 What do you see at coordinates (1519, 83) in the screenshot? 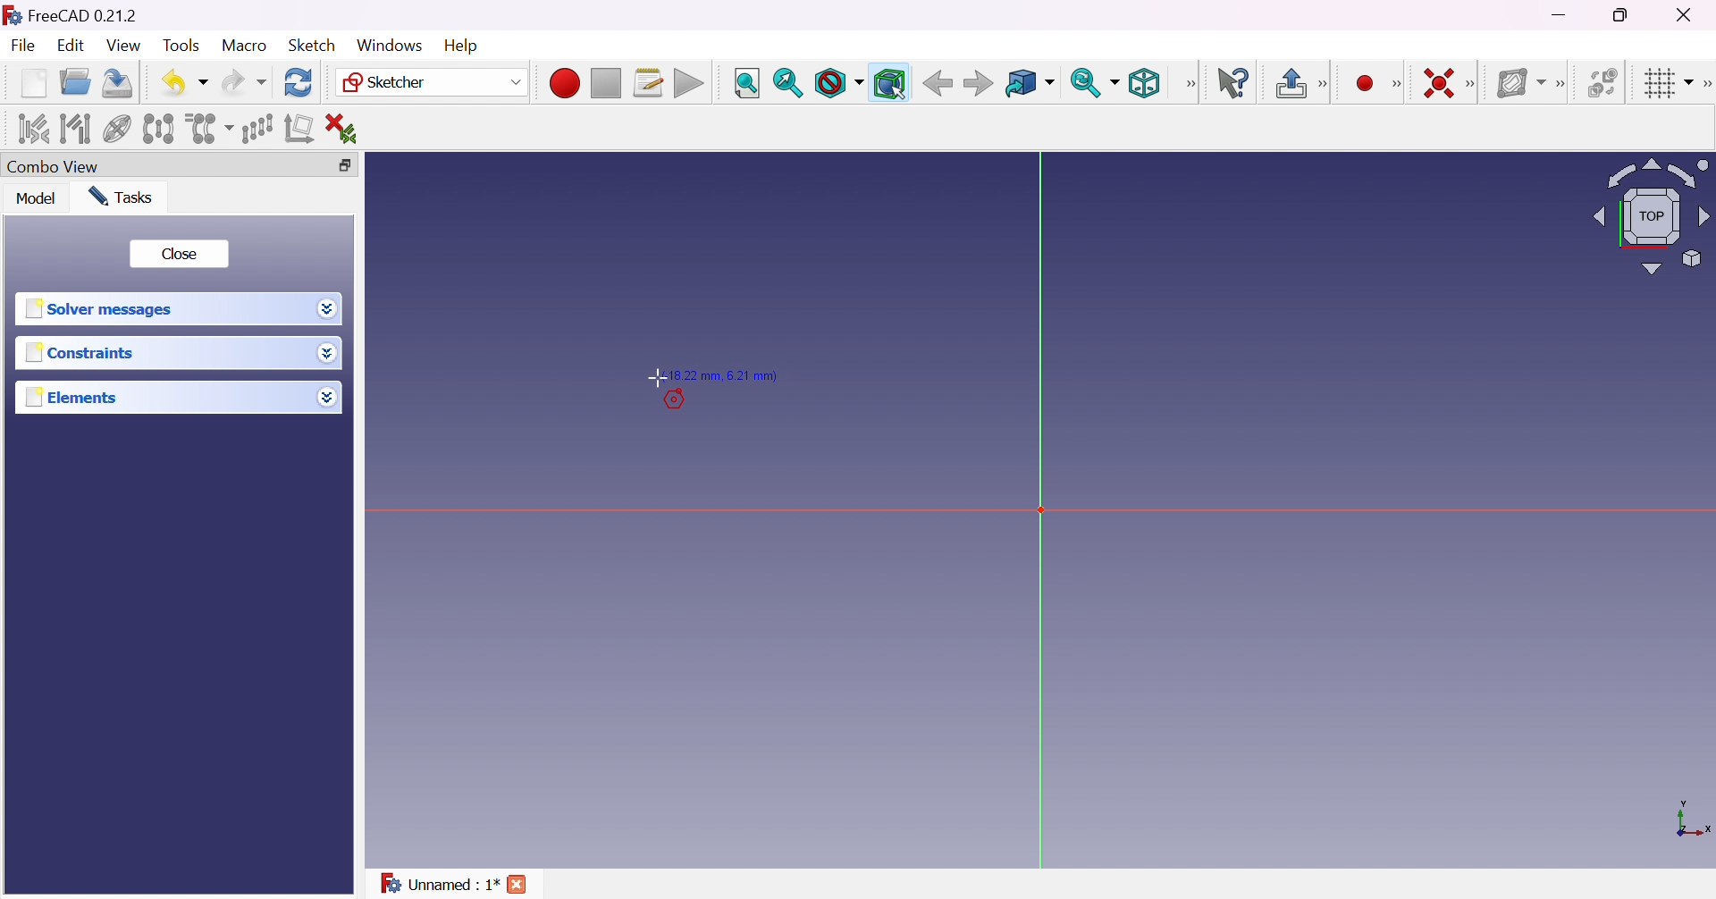
I see `Show/hide B-spline information layer` at bounding box center [1519, 83].